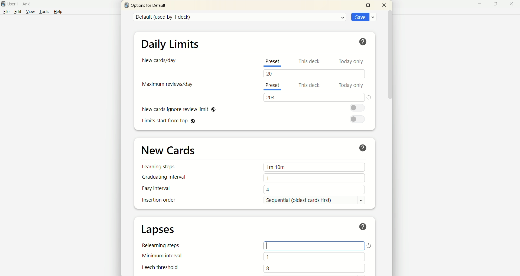 The height and width of the screenshot is (276, 520). I want to click on leech threshold, so click(160, 268).